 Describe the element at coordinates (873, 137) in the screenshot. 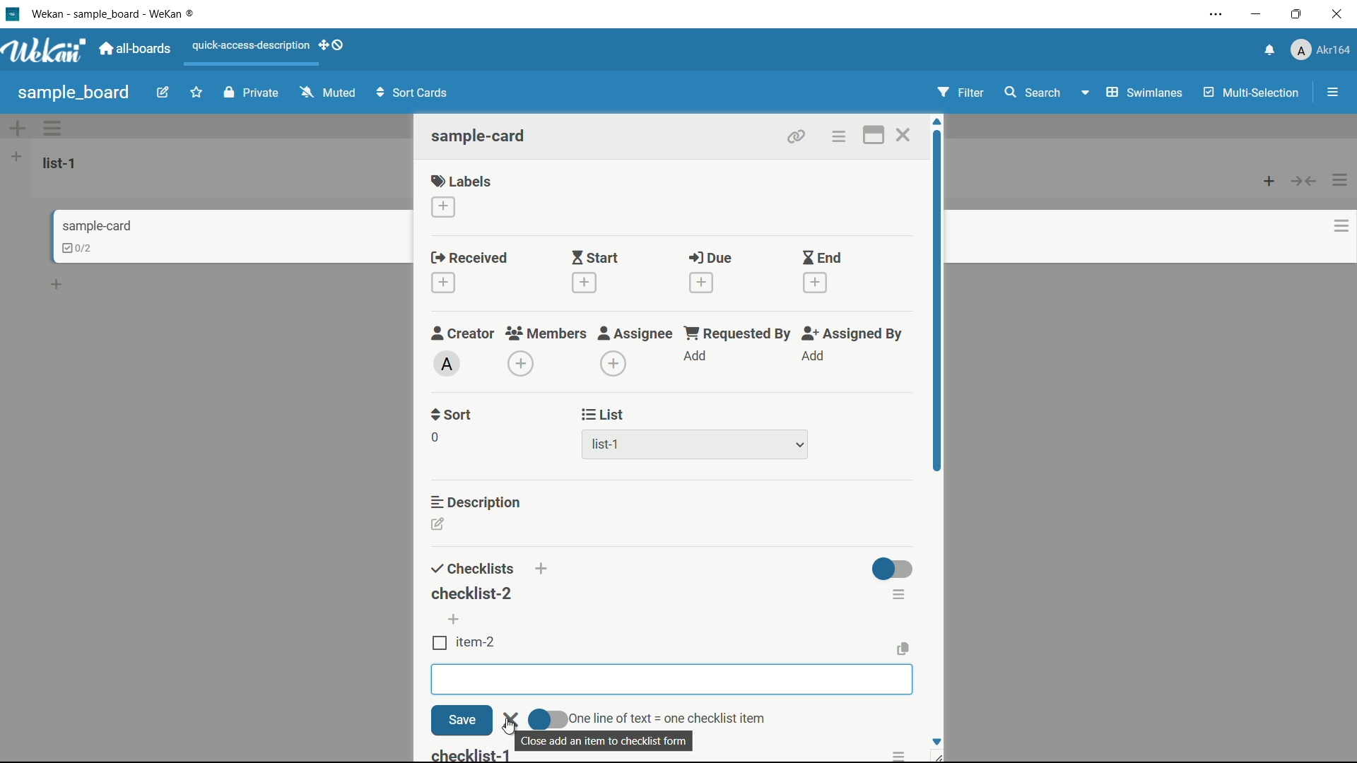

I see `maximize card` at that location.